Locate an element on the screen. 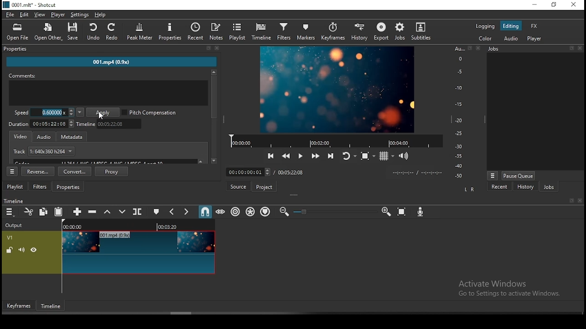  record audio is located at coordinates (420, 211).